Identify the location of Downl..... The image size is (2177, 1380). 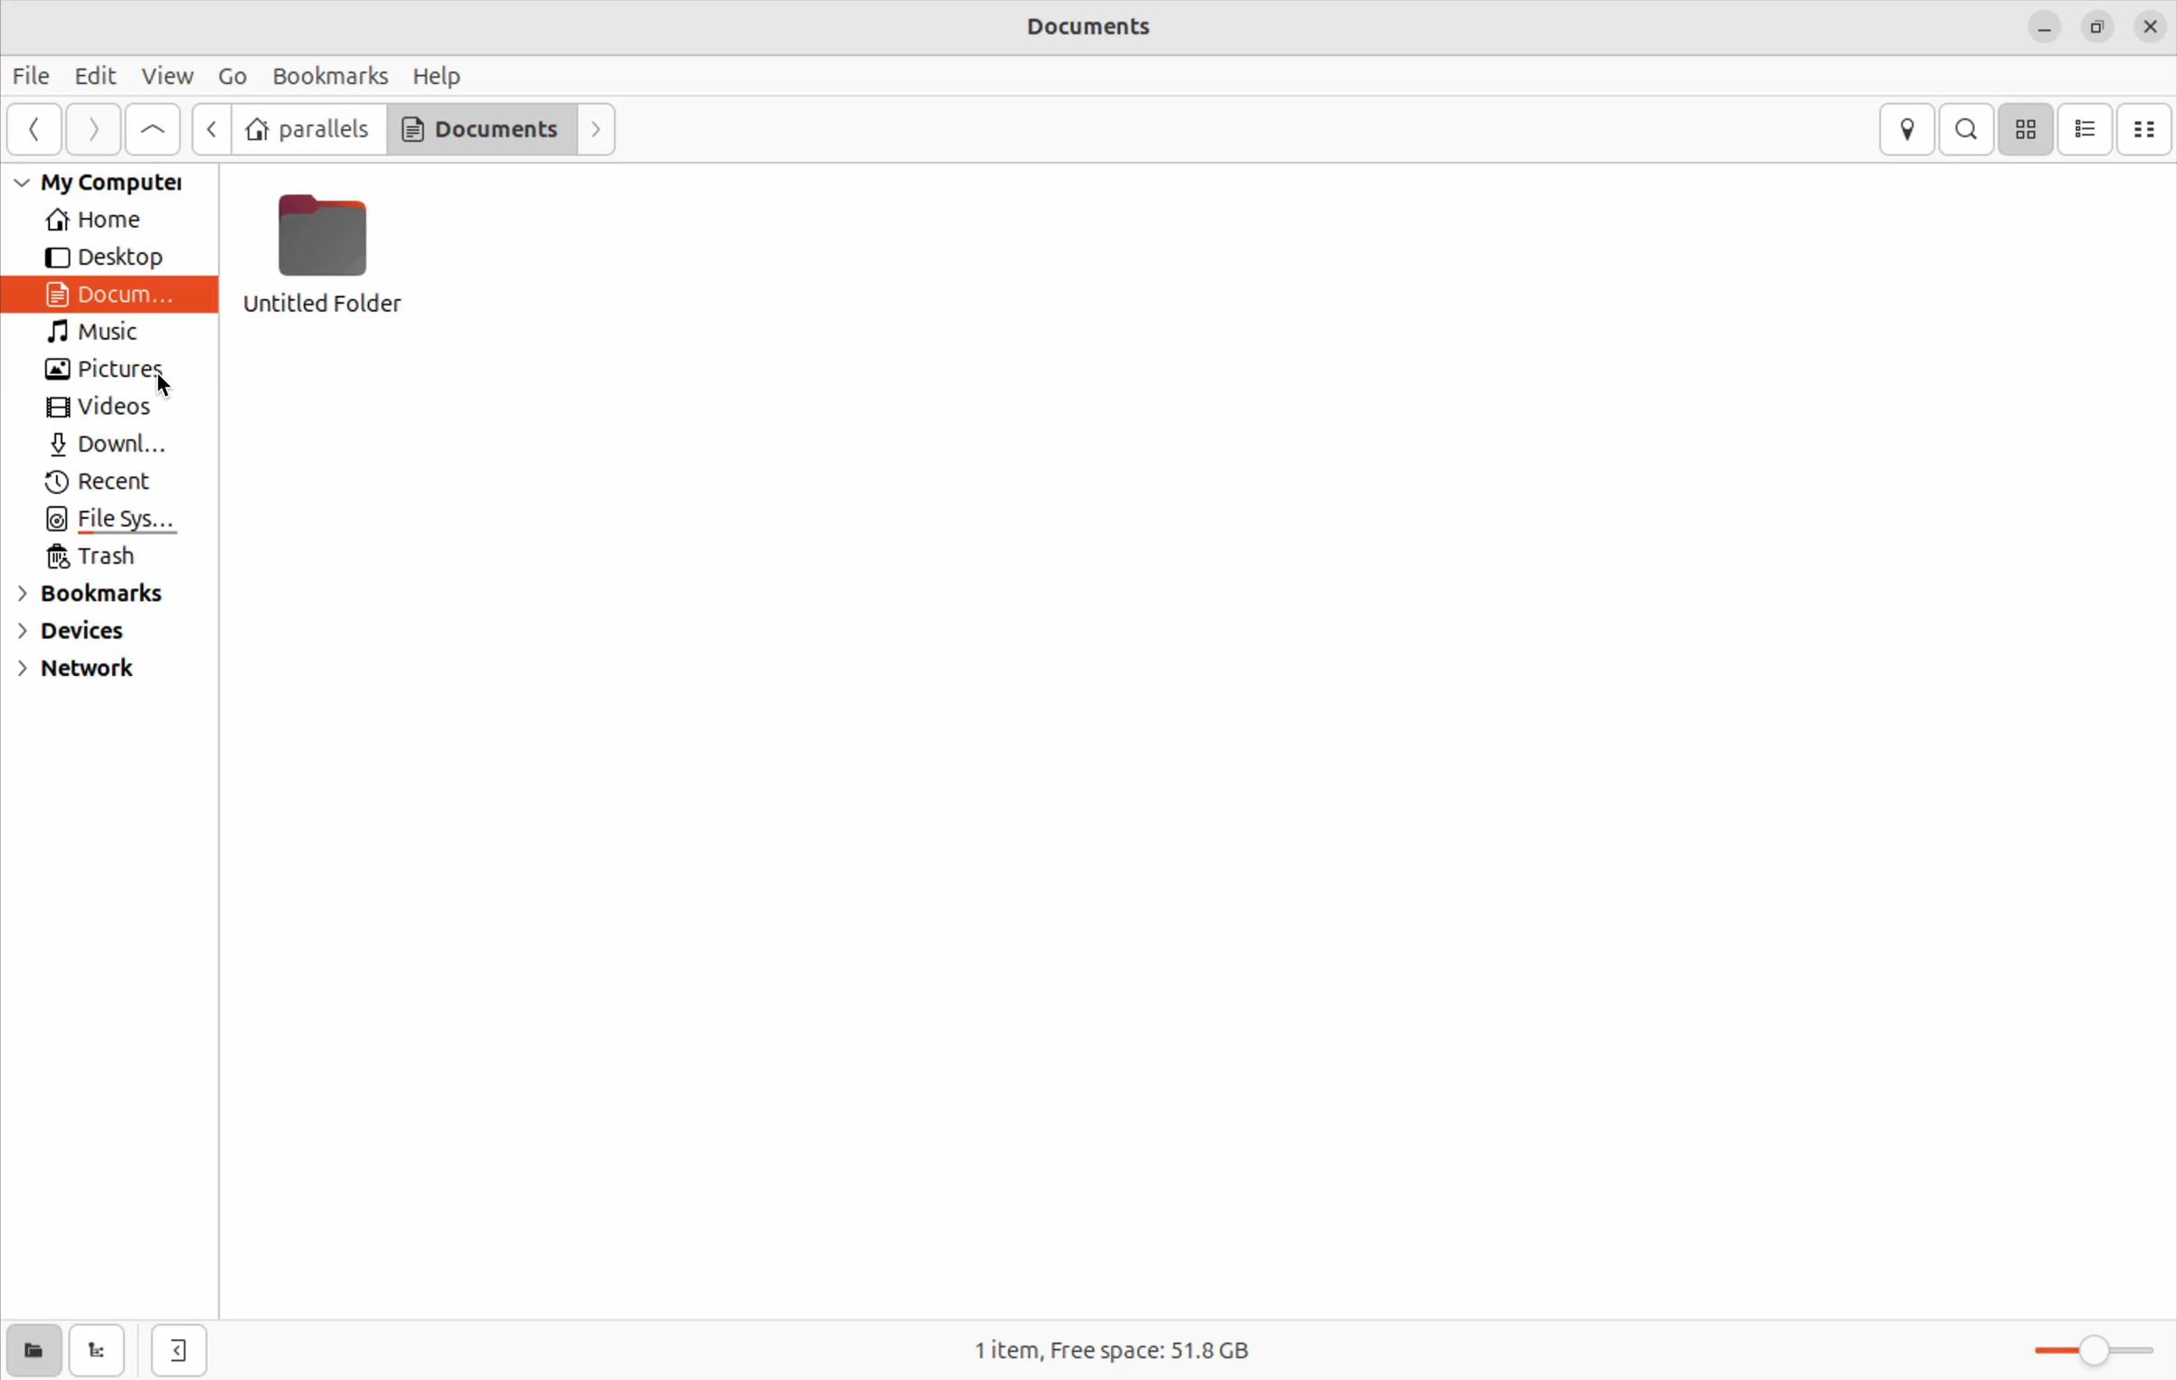
(102, 445).